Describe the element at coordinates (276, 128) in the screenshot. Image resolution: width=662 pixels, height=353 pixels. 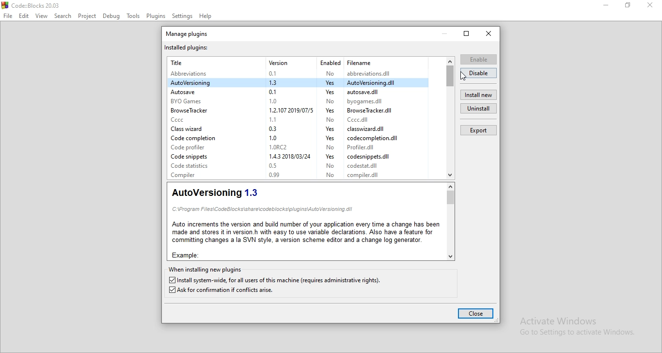
I see `0.3` at that location.